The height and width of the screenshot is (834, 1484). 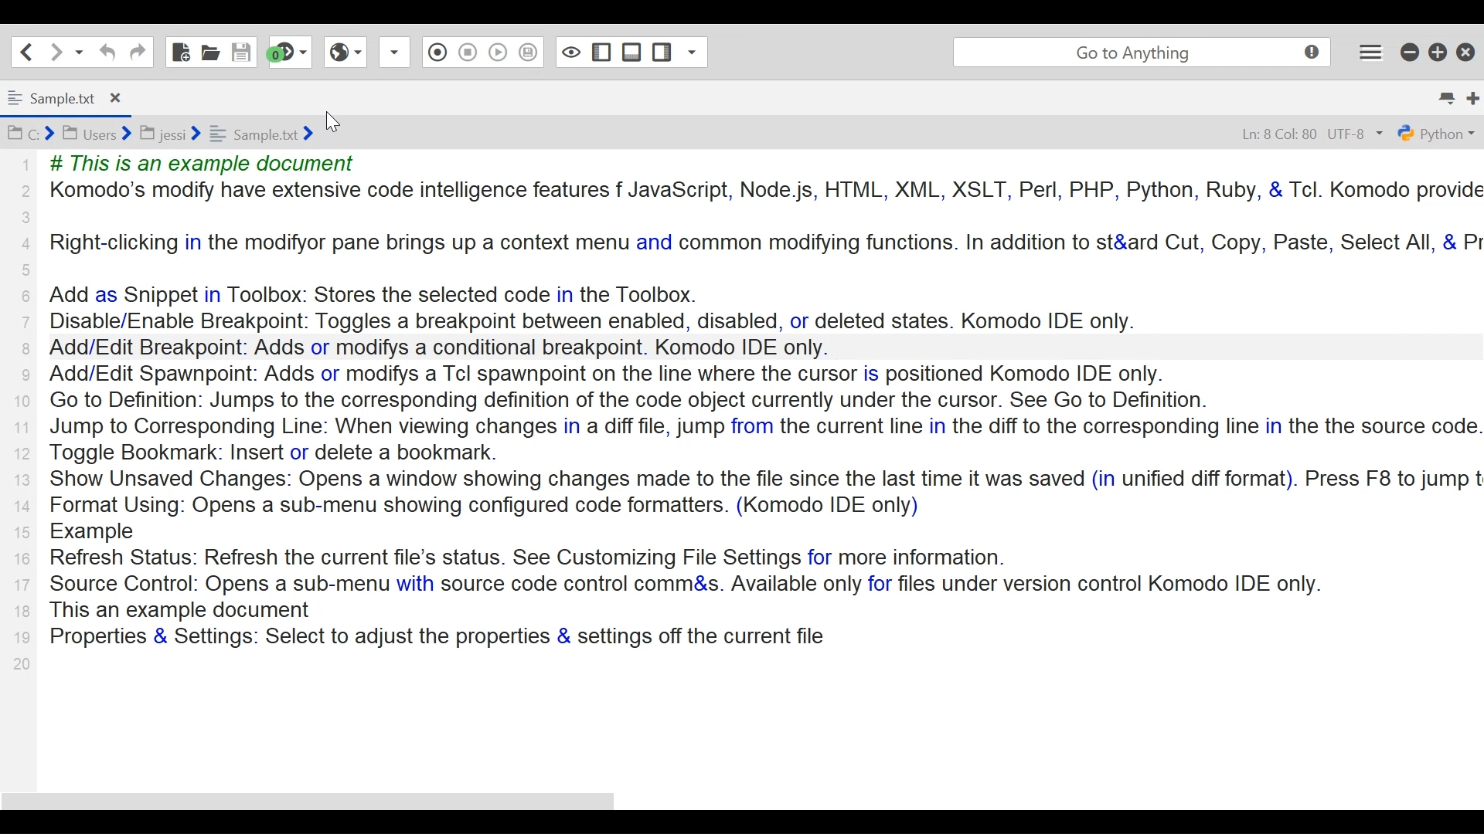 What do you see at coordinates (182, 51) in the screenshot?
I see `New File` at bounding box center [182, 51].